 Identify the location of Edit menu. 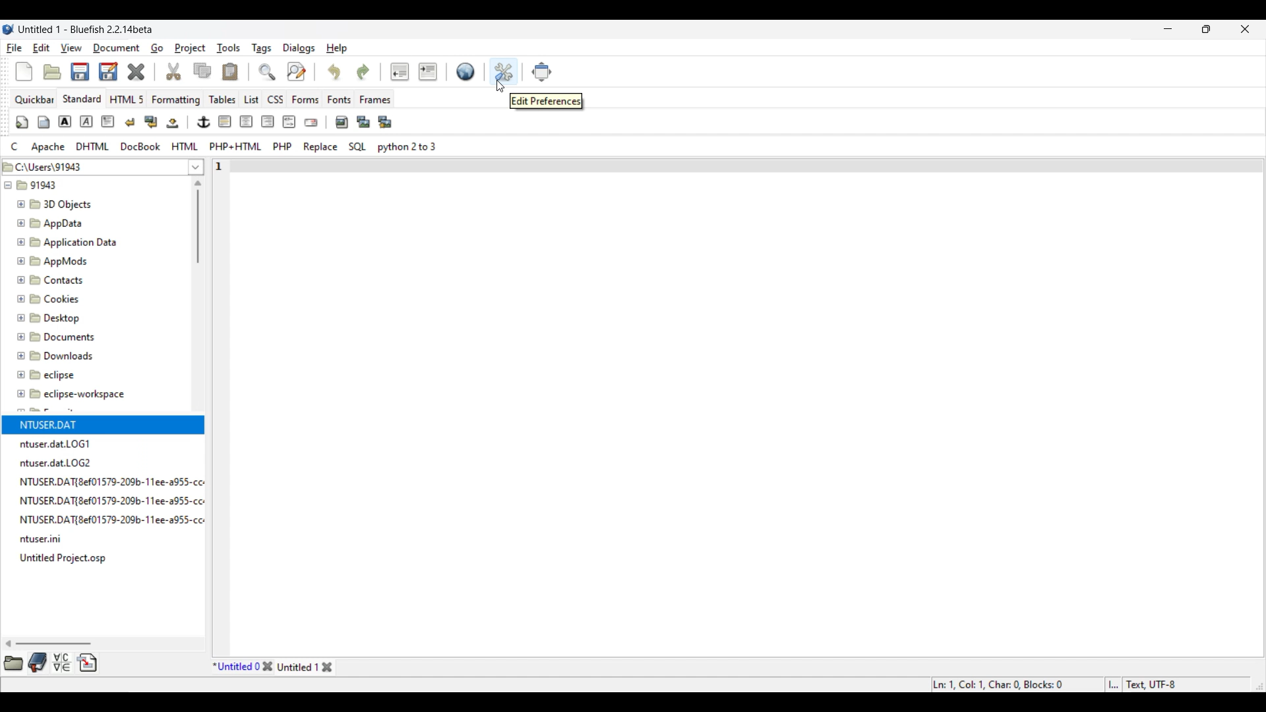
(42, 47).